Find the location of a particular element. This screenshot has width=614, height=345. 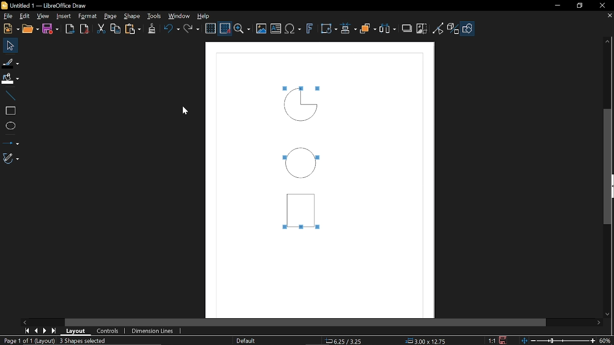

Lines and arrows is located at coordinates (12, 141).